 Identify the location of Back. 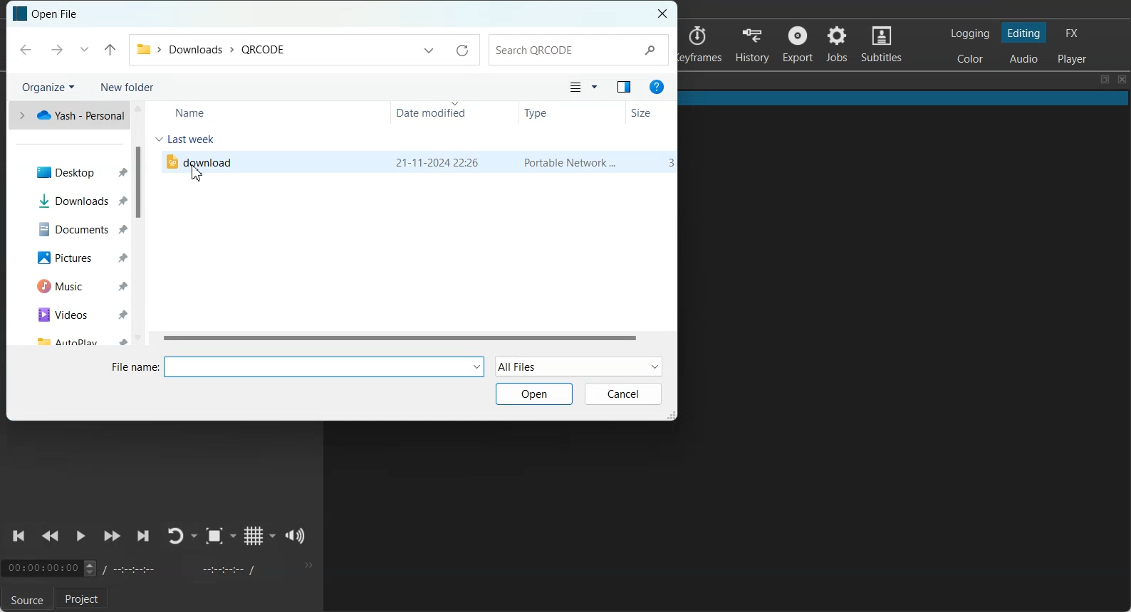
(25, 50).